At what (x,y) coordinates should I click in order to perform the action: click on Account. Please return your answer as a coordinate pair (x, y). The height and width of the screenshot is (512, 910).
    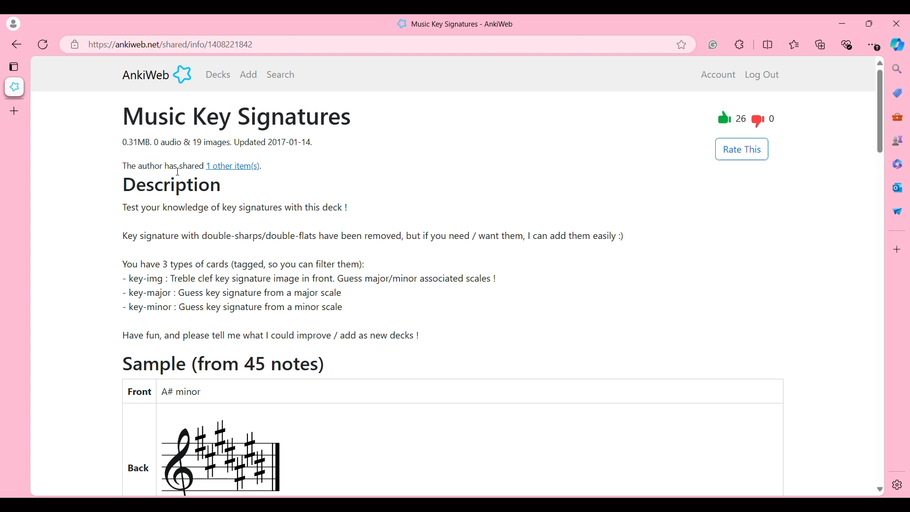
    Looking at the image, I should click on (719, 75).